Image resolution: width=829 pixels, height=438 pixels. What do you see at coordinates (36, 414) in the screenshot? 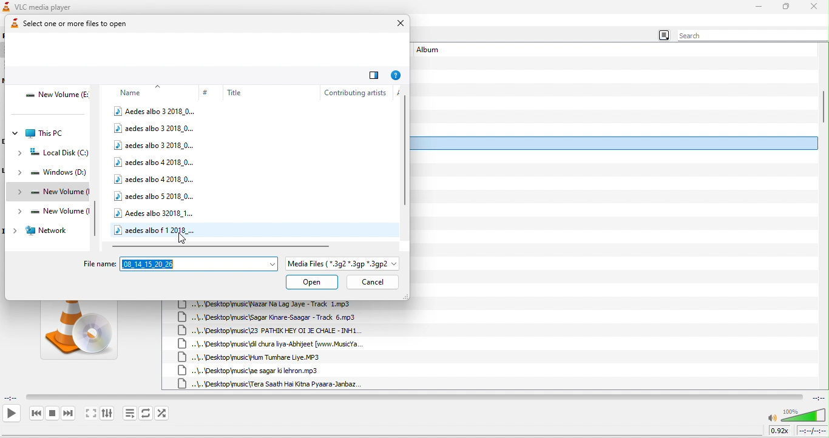
I see `previous media` at bounding box center [36, 414].